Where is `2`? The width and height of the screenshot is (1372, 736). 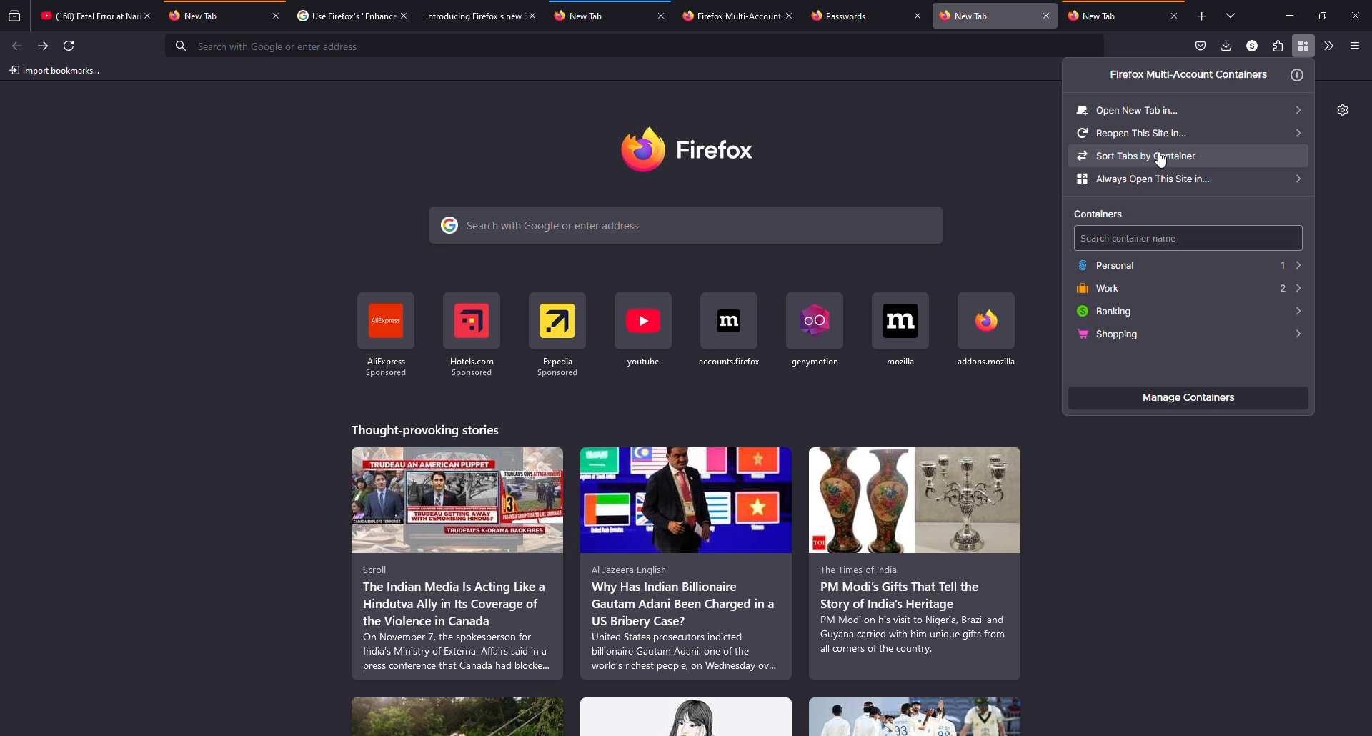
2 is located at coordinates (1288, 289).